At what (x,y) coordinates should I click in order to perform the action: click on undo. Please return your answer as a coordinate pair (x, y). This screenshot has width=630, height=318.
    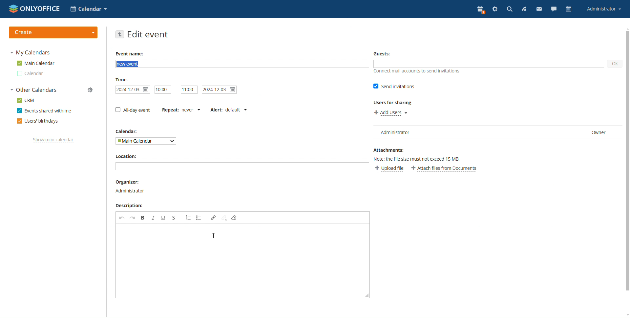
    Looking at the image, I should click on (122, 218).